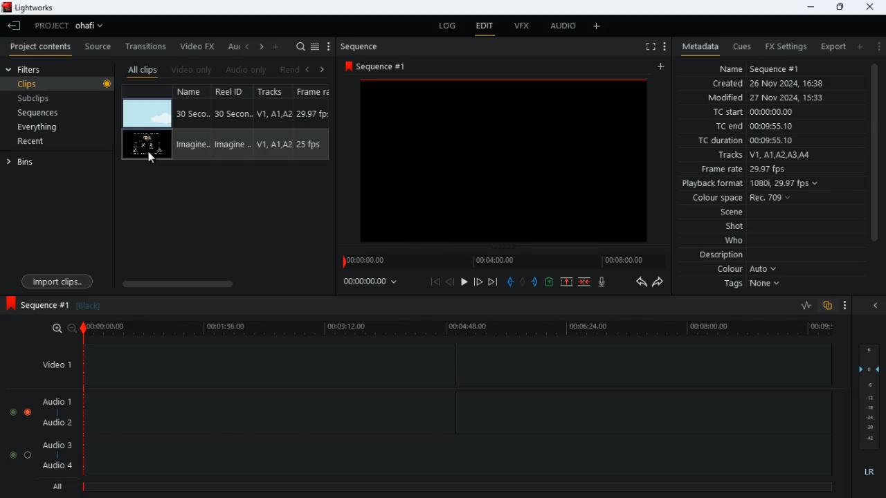 This screenshot has width=886, height=498. Describe the element at coordinates (311, 145) in the screenshot. I see `Frame Rate` at that location.